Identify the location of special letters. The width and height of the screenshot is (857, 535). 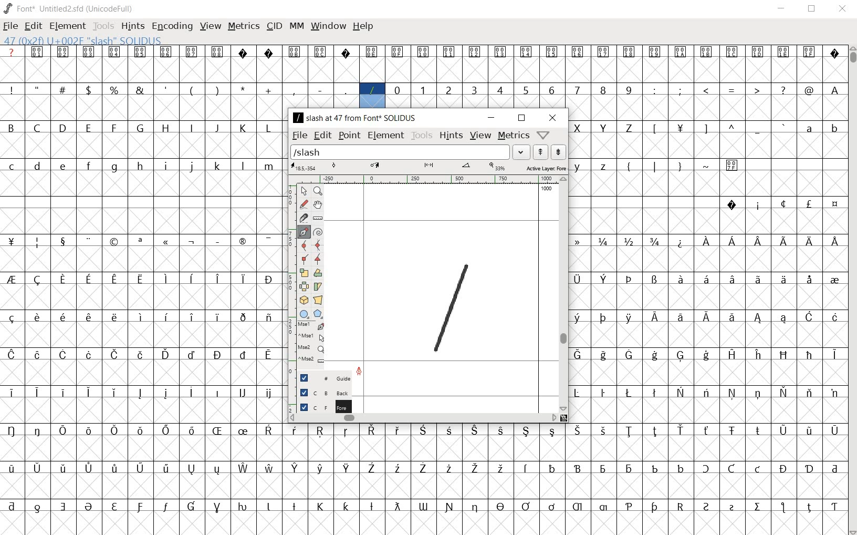
(707, 316).